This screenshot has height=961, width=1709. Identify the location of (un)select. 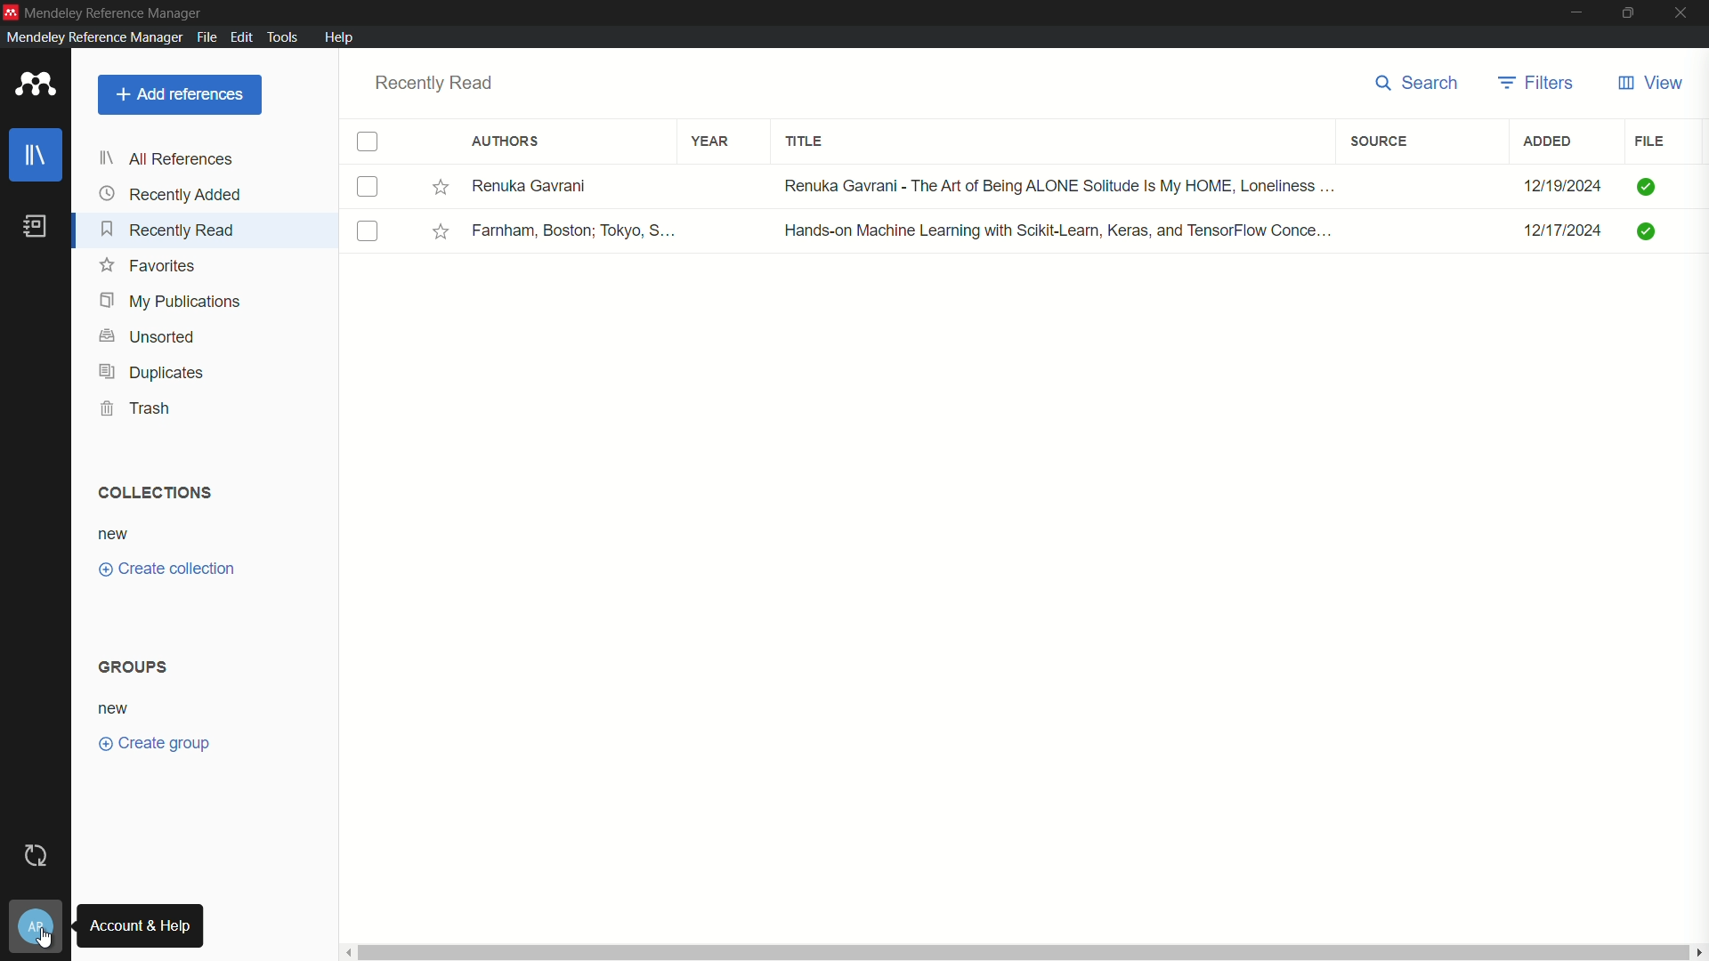
(366, 230).